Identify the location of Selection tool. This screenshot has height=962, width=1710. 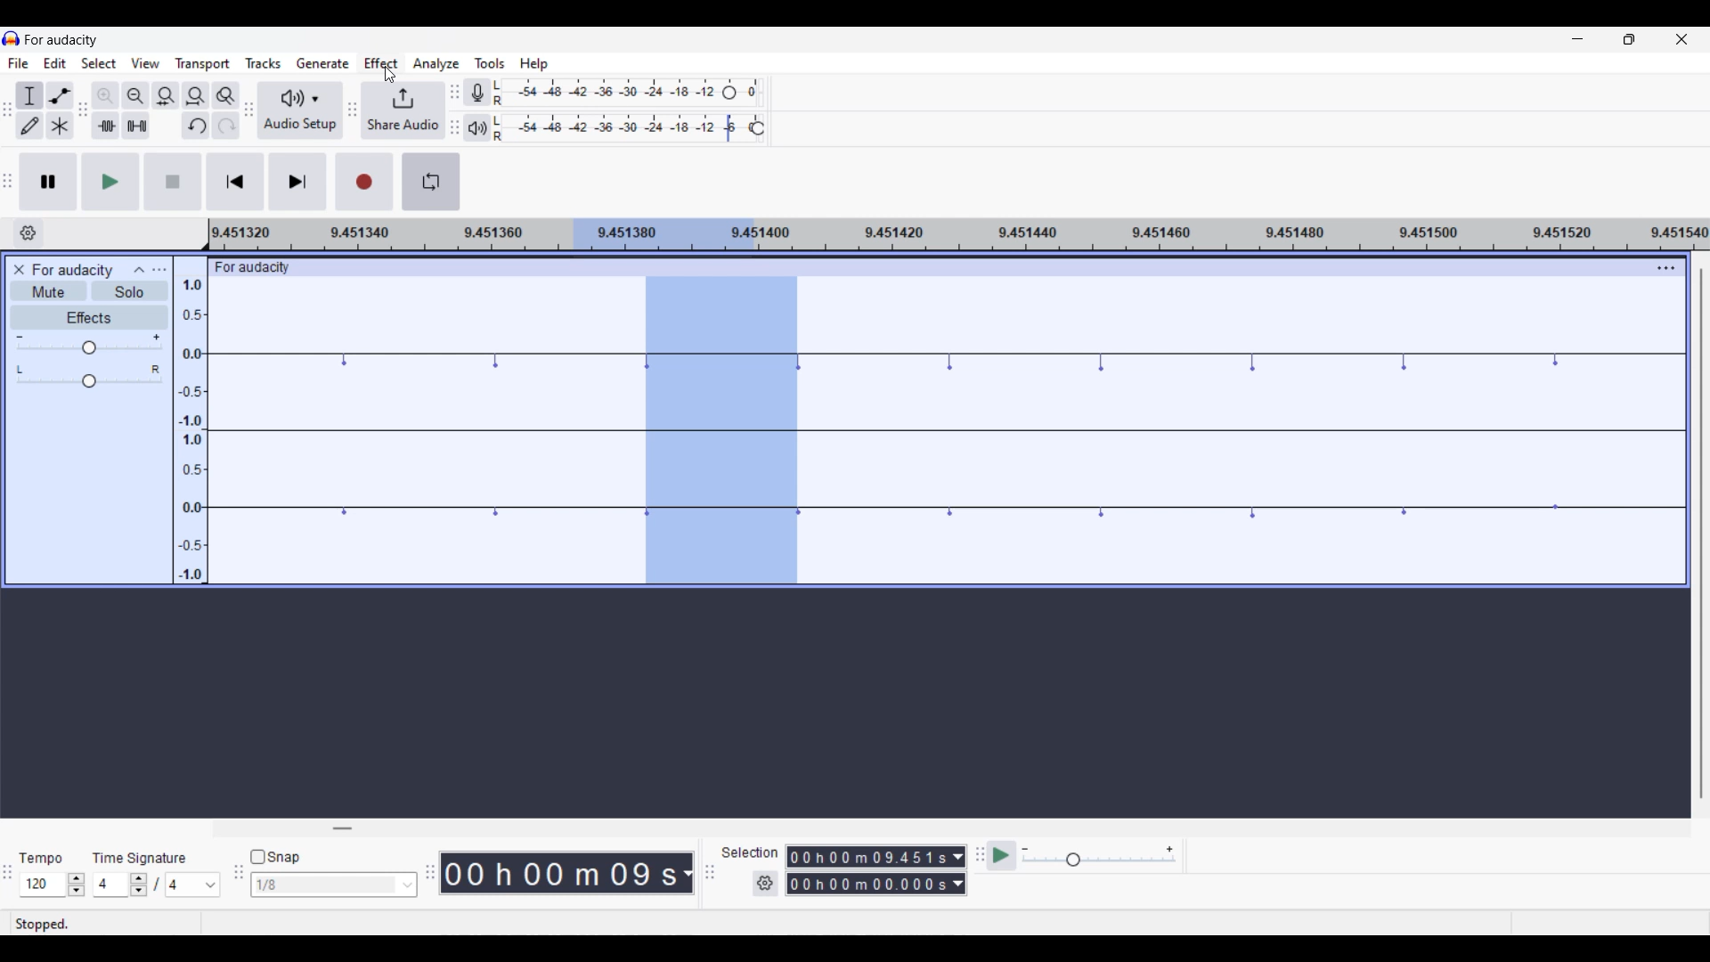
(30, 95).